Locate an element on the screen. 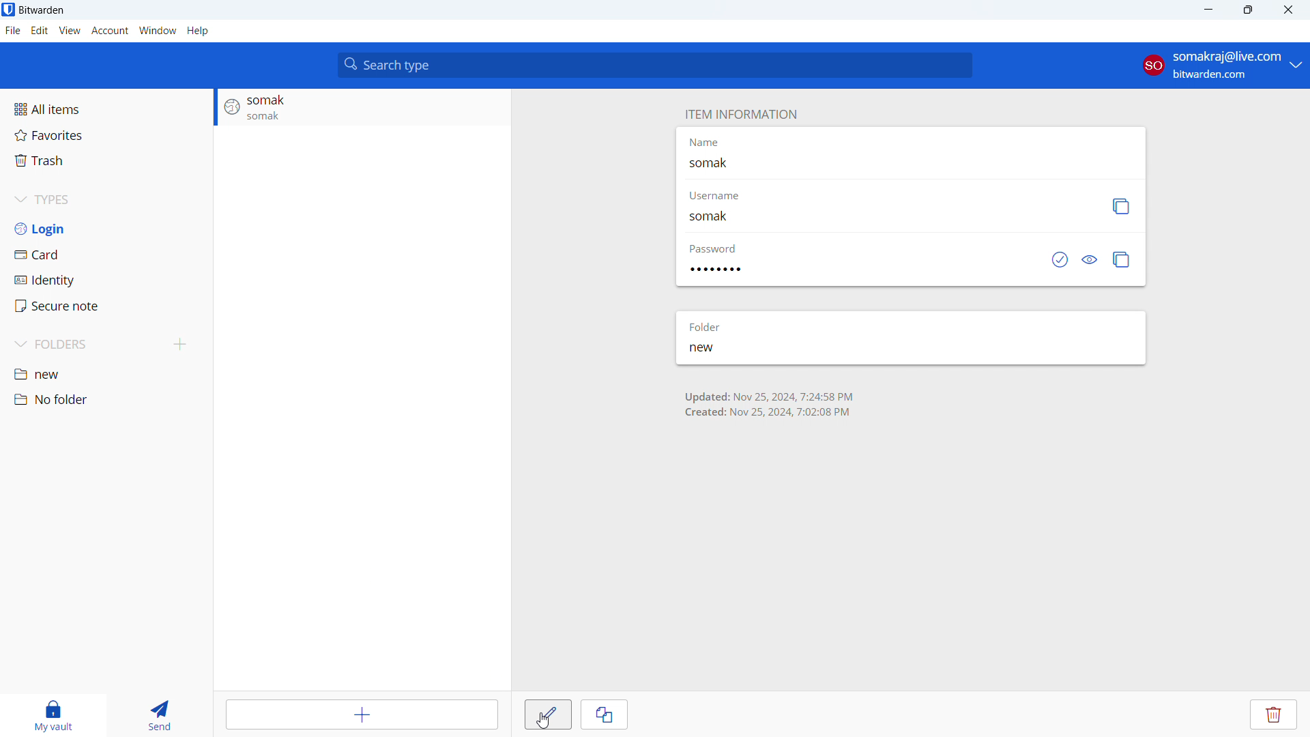 The image size is (1310, 737). folder is located at coordinates (709, 326).